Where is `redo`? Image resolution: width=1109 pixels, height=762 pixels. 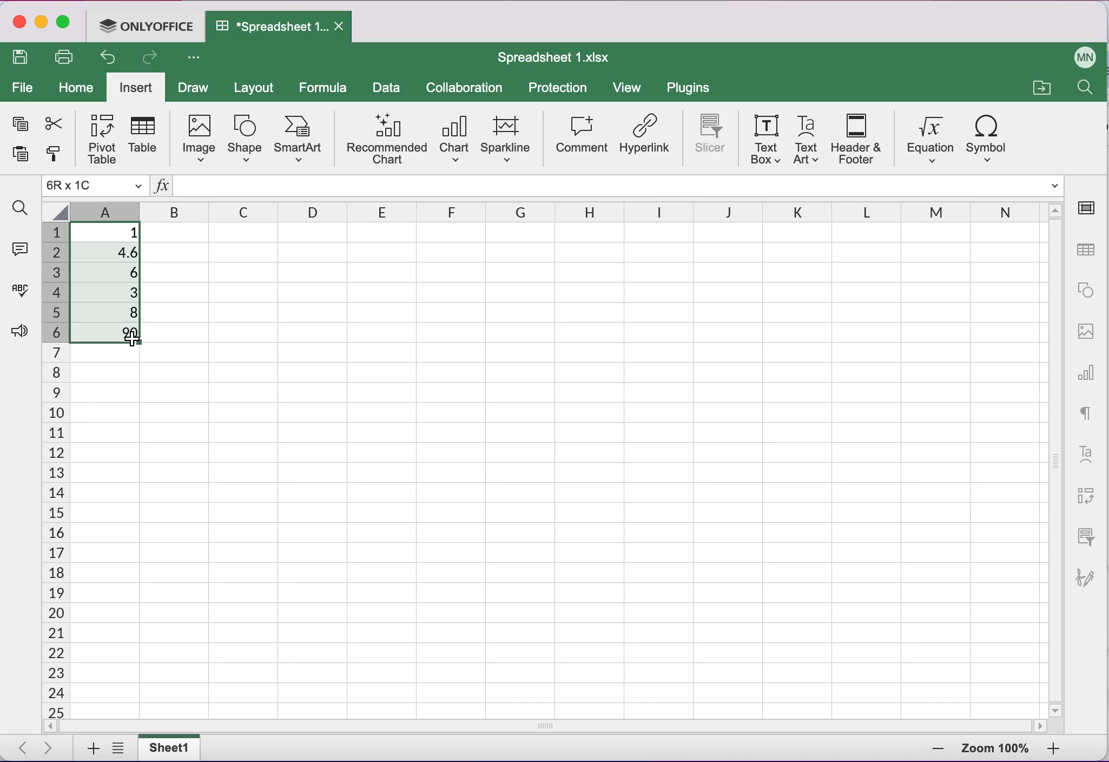 redo is located at coordinates (153, 58).